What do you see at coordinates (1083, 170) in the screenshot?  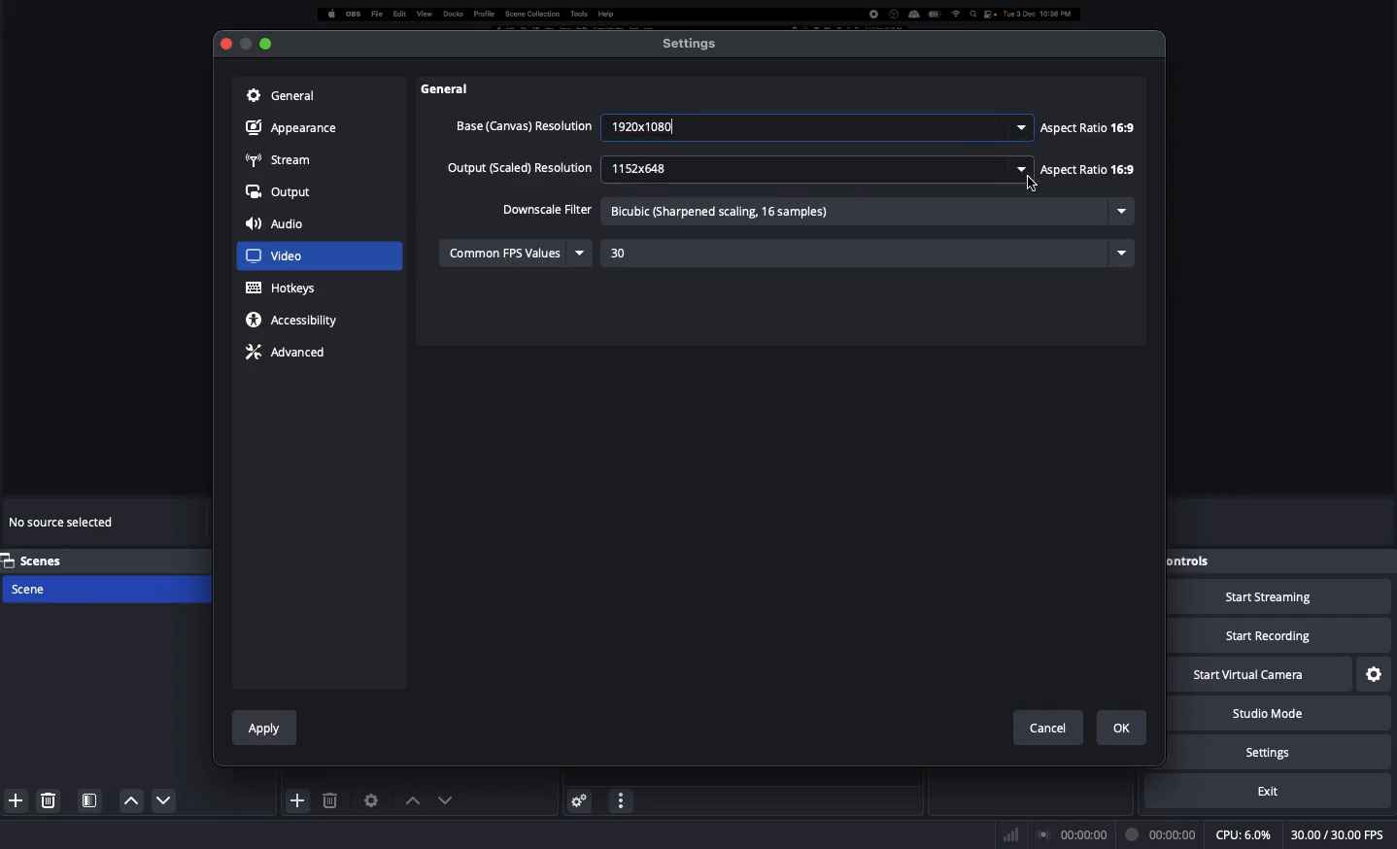 I see `Aspect ratio: 16:9` at bounding box center [1083, 170].